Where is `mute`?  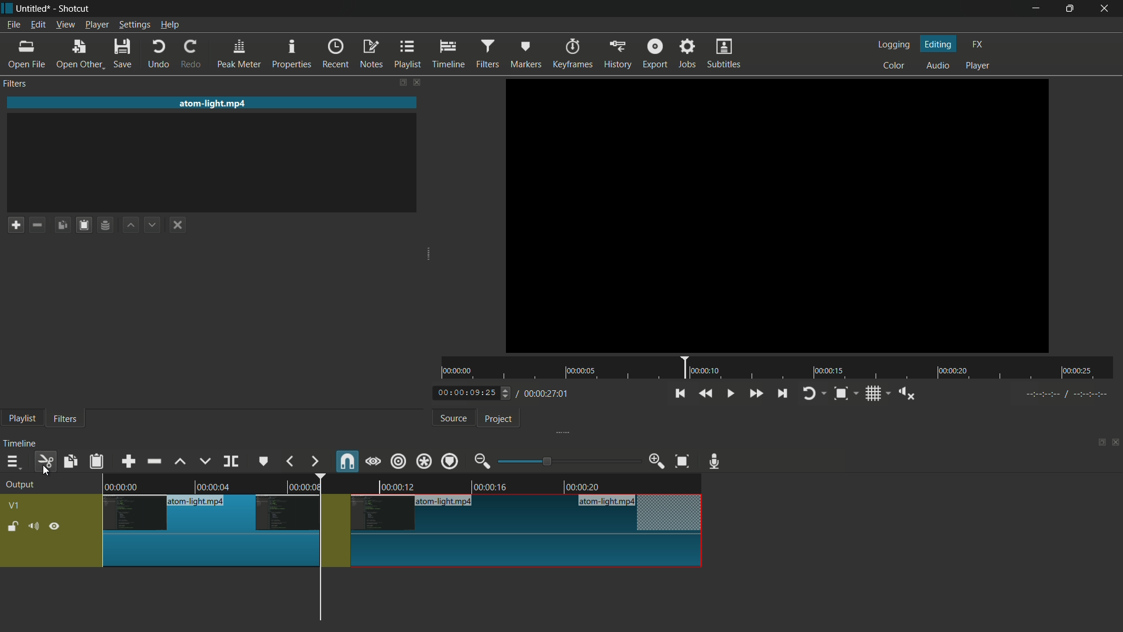
mute is located at coordinates (33, 525).